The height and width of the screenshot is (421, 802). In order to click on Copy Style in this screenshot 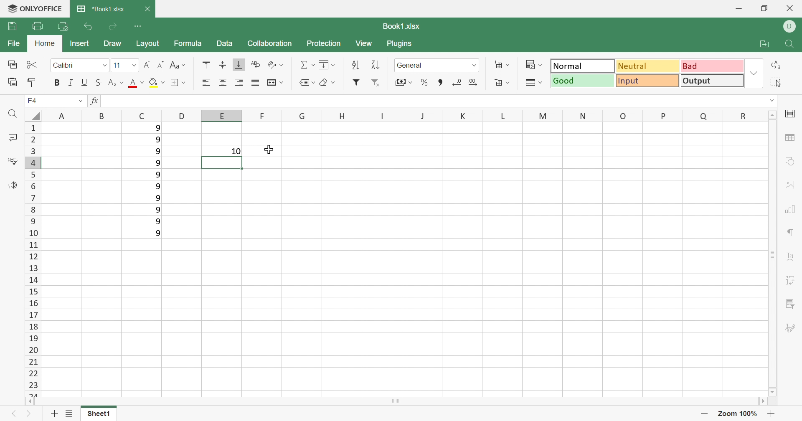, I will do `click(32, 82)`.